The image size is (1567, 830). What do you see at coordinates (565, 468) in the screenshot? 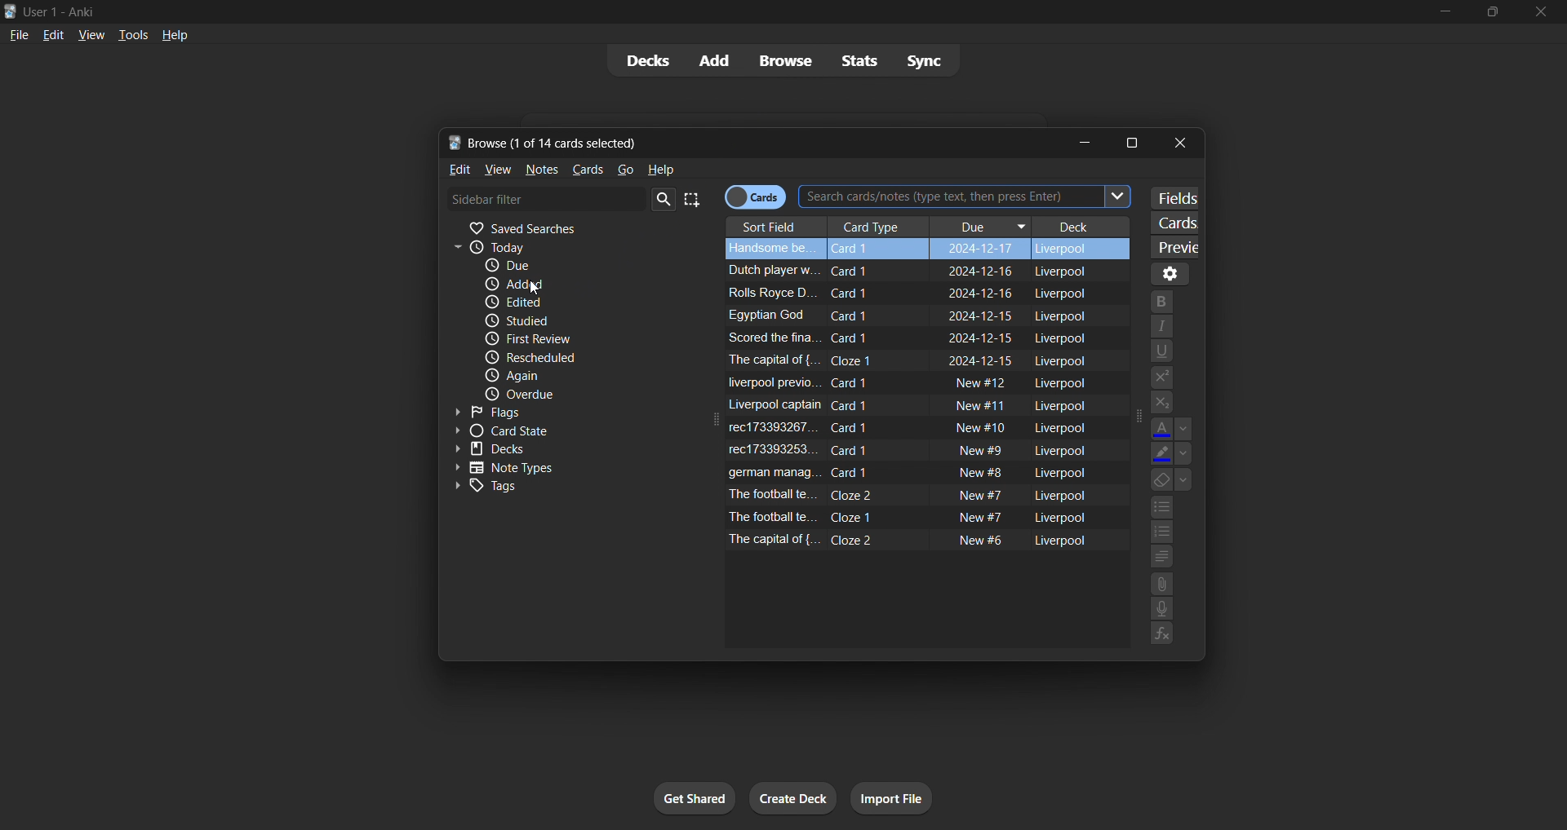
I see `note types filter toggle` at bounding box center [565, 468].